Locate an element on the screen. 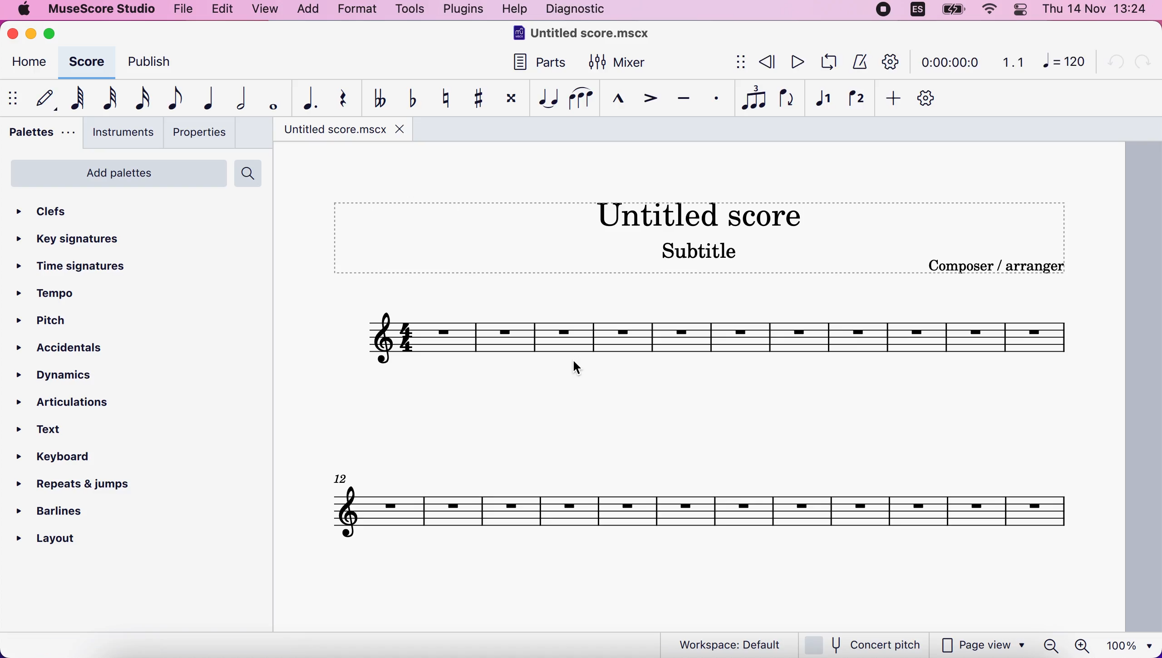 Image resolution: width=1162 pixels, height=658 pixels. toggle natural is located at coordinates (442, 99).